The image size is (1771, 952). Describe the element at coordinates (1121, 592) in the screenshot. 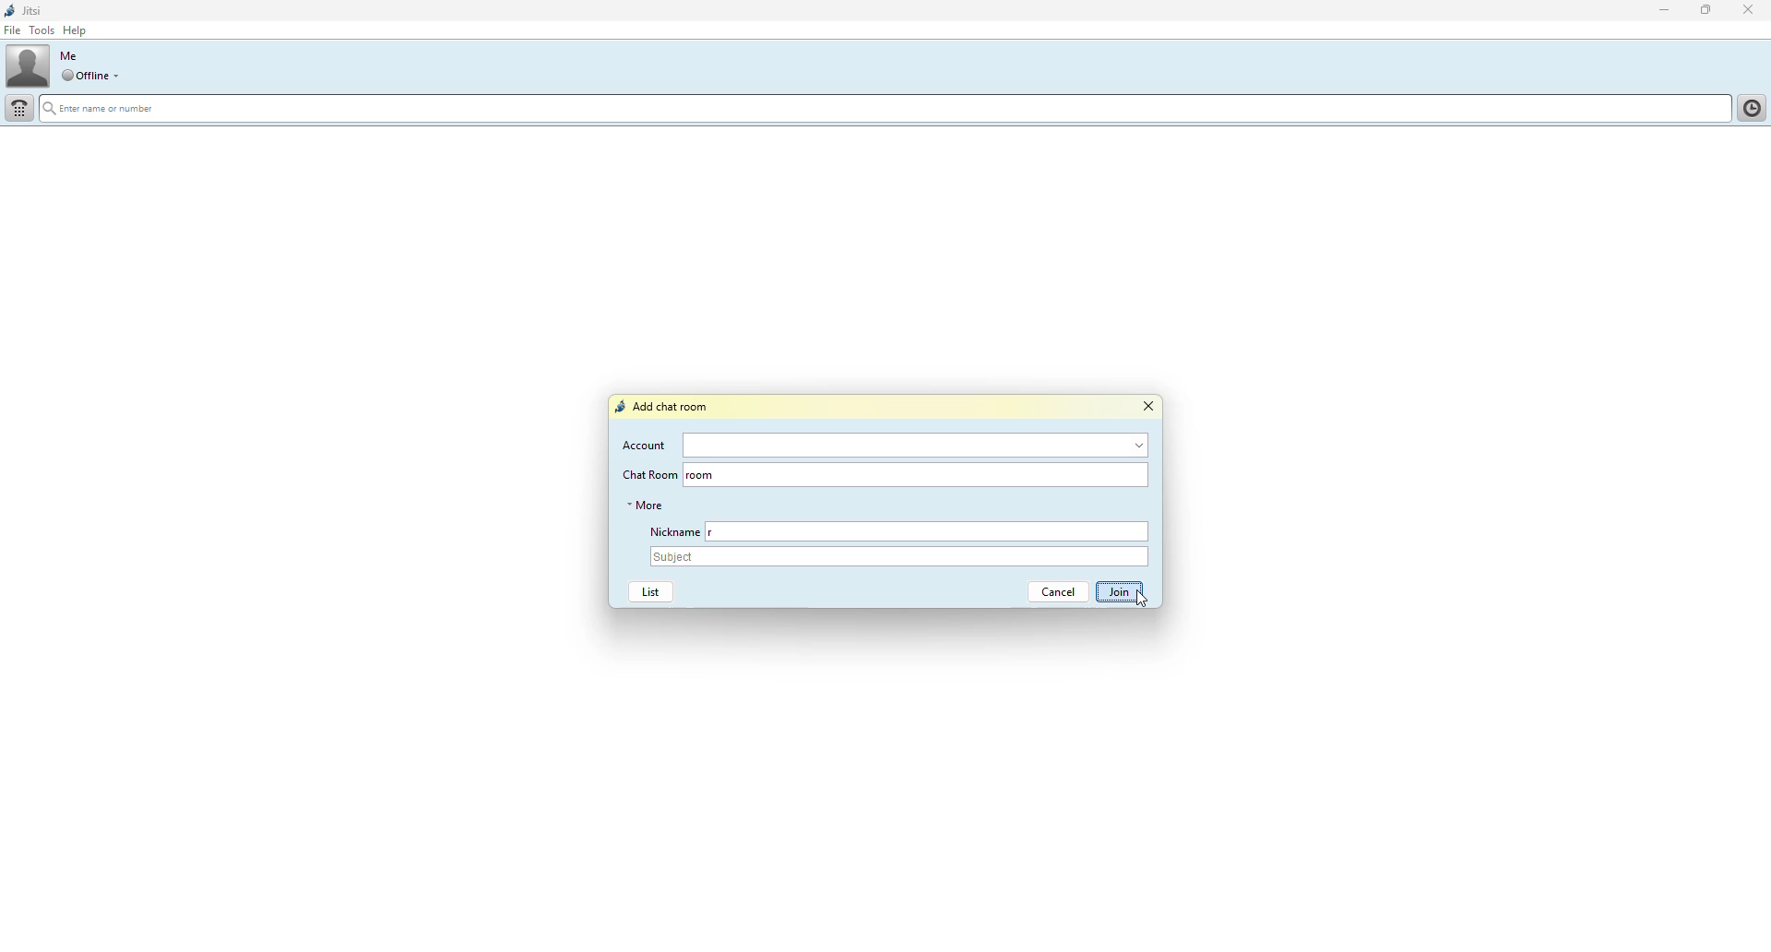

I see `join` at that location.